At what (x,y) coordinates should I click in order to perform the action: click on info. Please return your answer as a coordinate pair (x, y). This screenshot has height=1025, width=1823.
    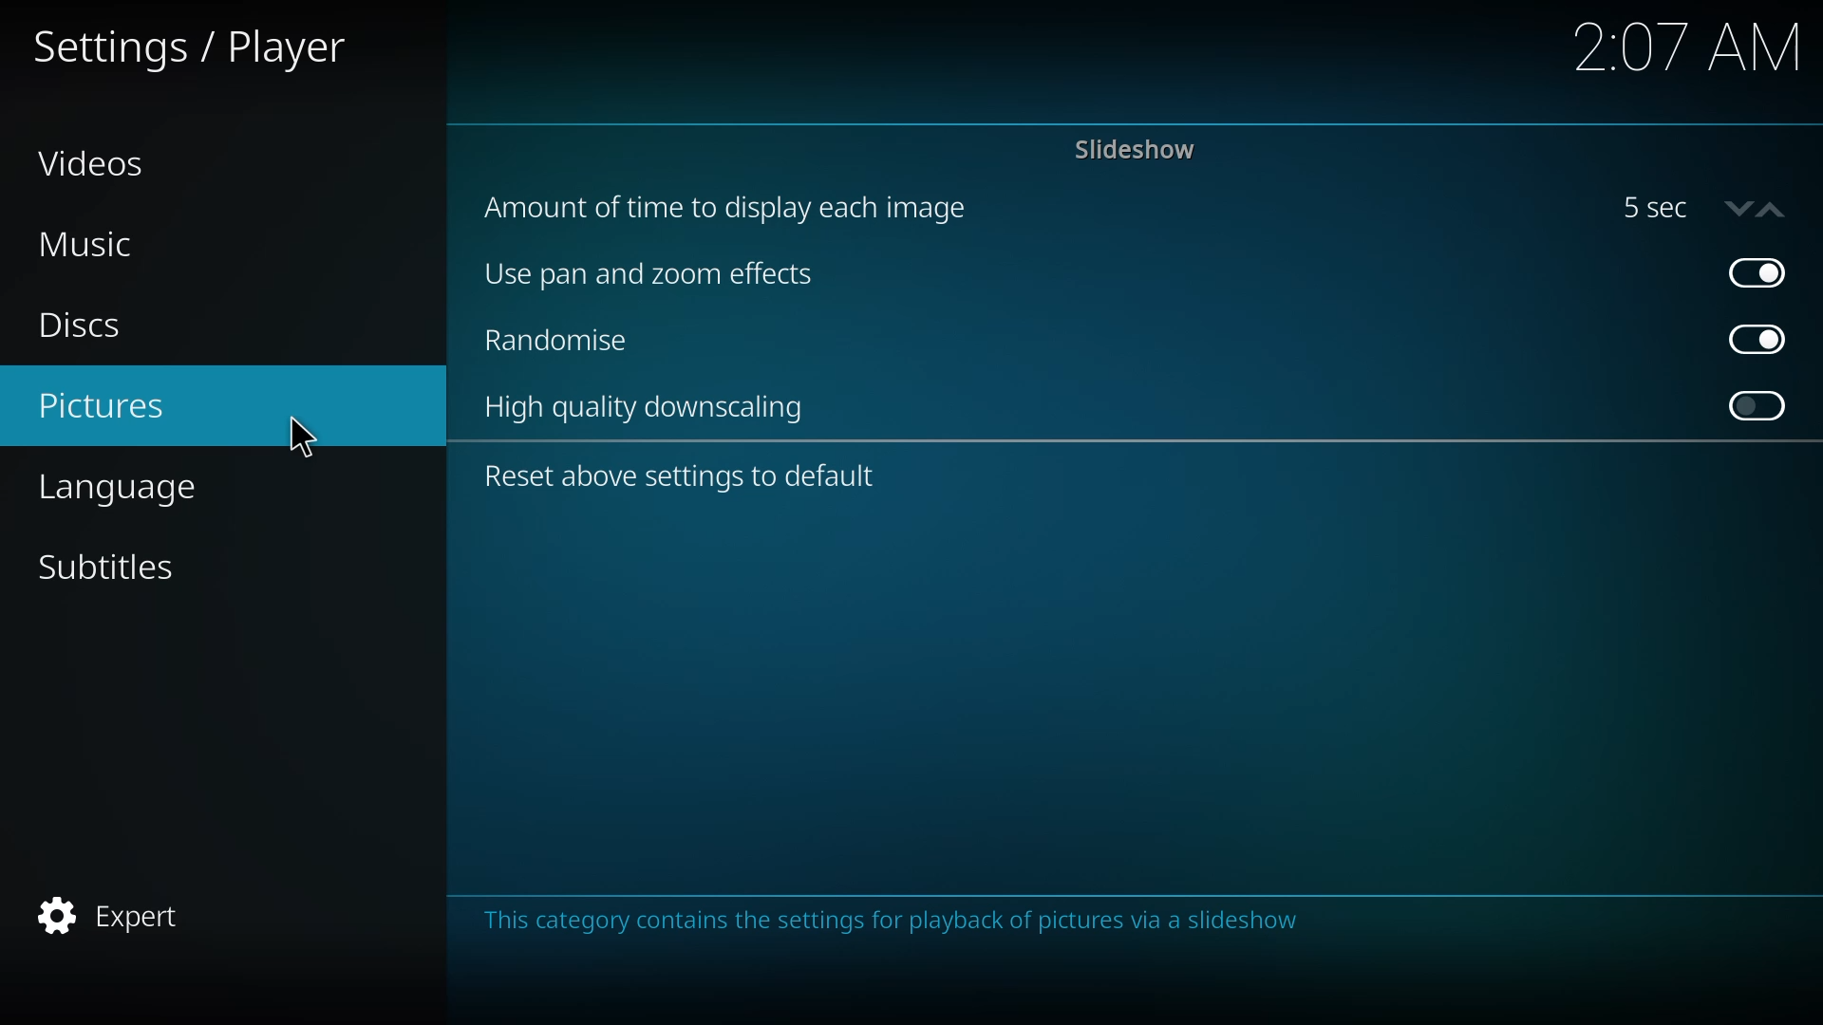
    Looking at the image, I should click on (900, 921).